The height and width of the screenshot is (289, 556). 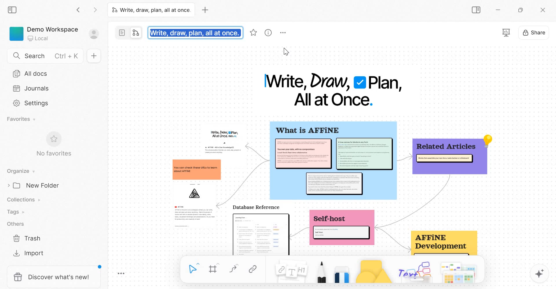 I want to click on new tab, so click(x=206, y=10).